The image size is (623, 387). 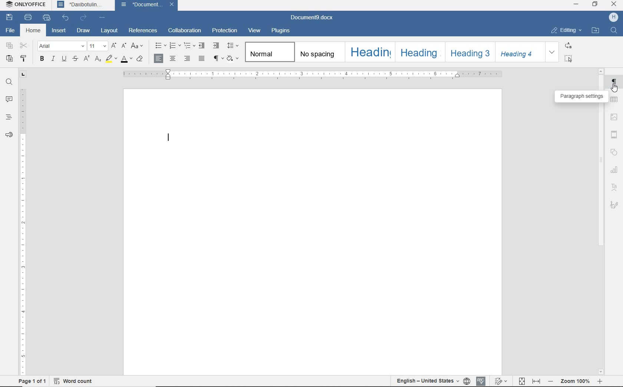 What do you see at coordinates (8, 118) in the screenshot?
I see `headings` at bounding box center [8, 118].